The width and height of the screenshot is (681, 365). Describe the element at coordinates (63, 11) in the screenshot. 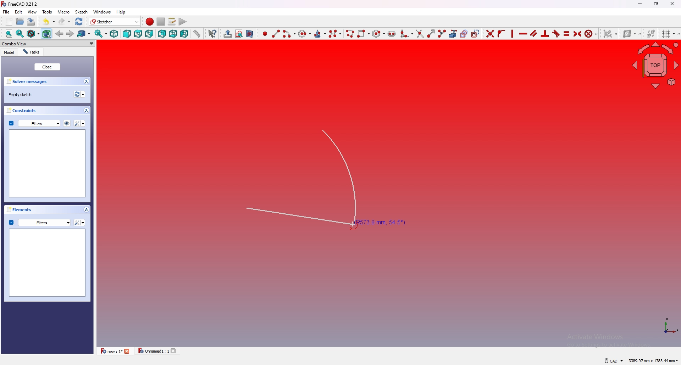

I see `macro` at that location.